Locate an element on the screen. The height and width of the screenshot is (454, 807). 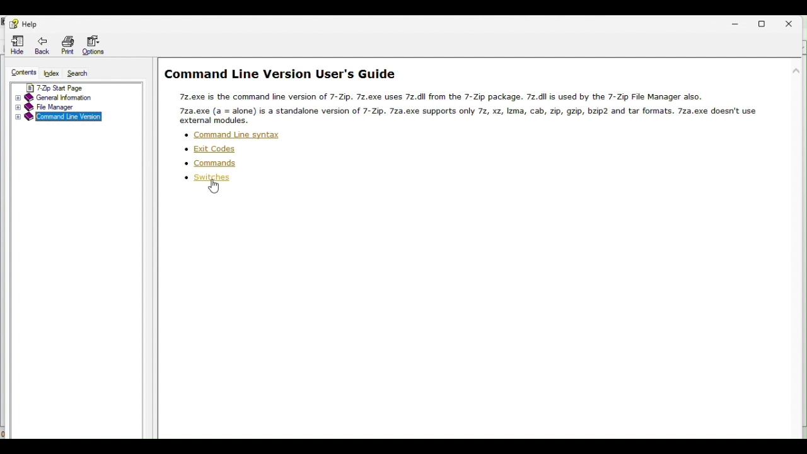
Close  is located at coordinates (794, 22).